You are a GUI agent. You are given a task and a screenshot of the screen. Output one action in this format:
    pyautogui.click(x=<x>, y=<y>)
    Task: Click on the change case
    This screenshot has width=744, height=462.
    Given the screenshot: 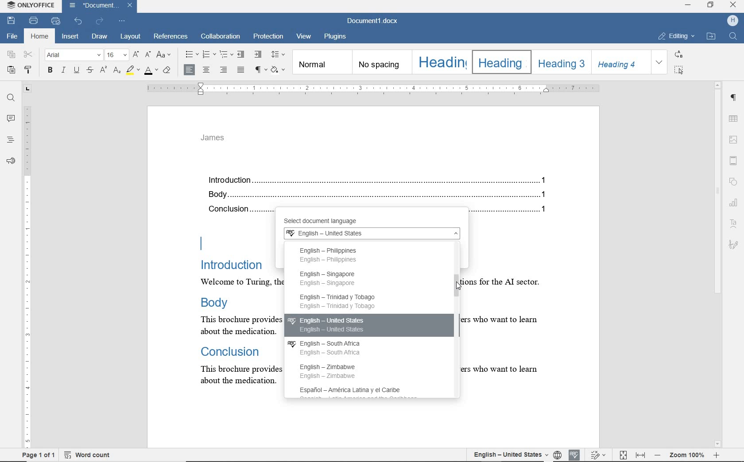 What is the action you would take?
    pyautogui.click(x=165, y=55)
    